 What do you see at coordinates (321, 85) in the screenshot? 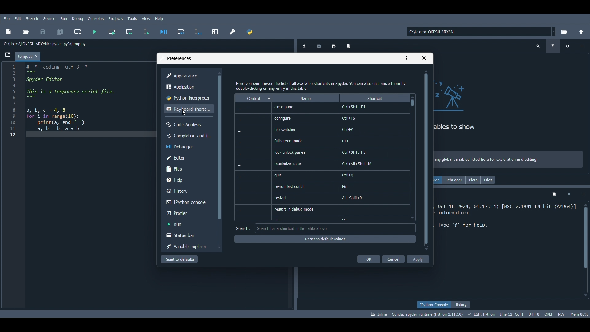
I see `Text` at bounding box center [321, 85].